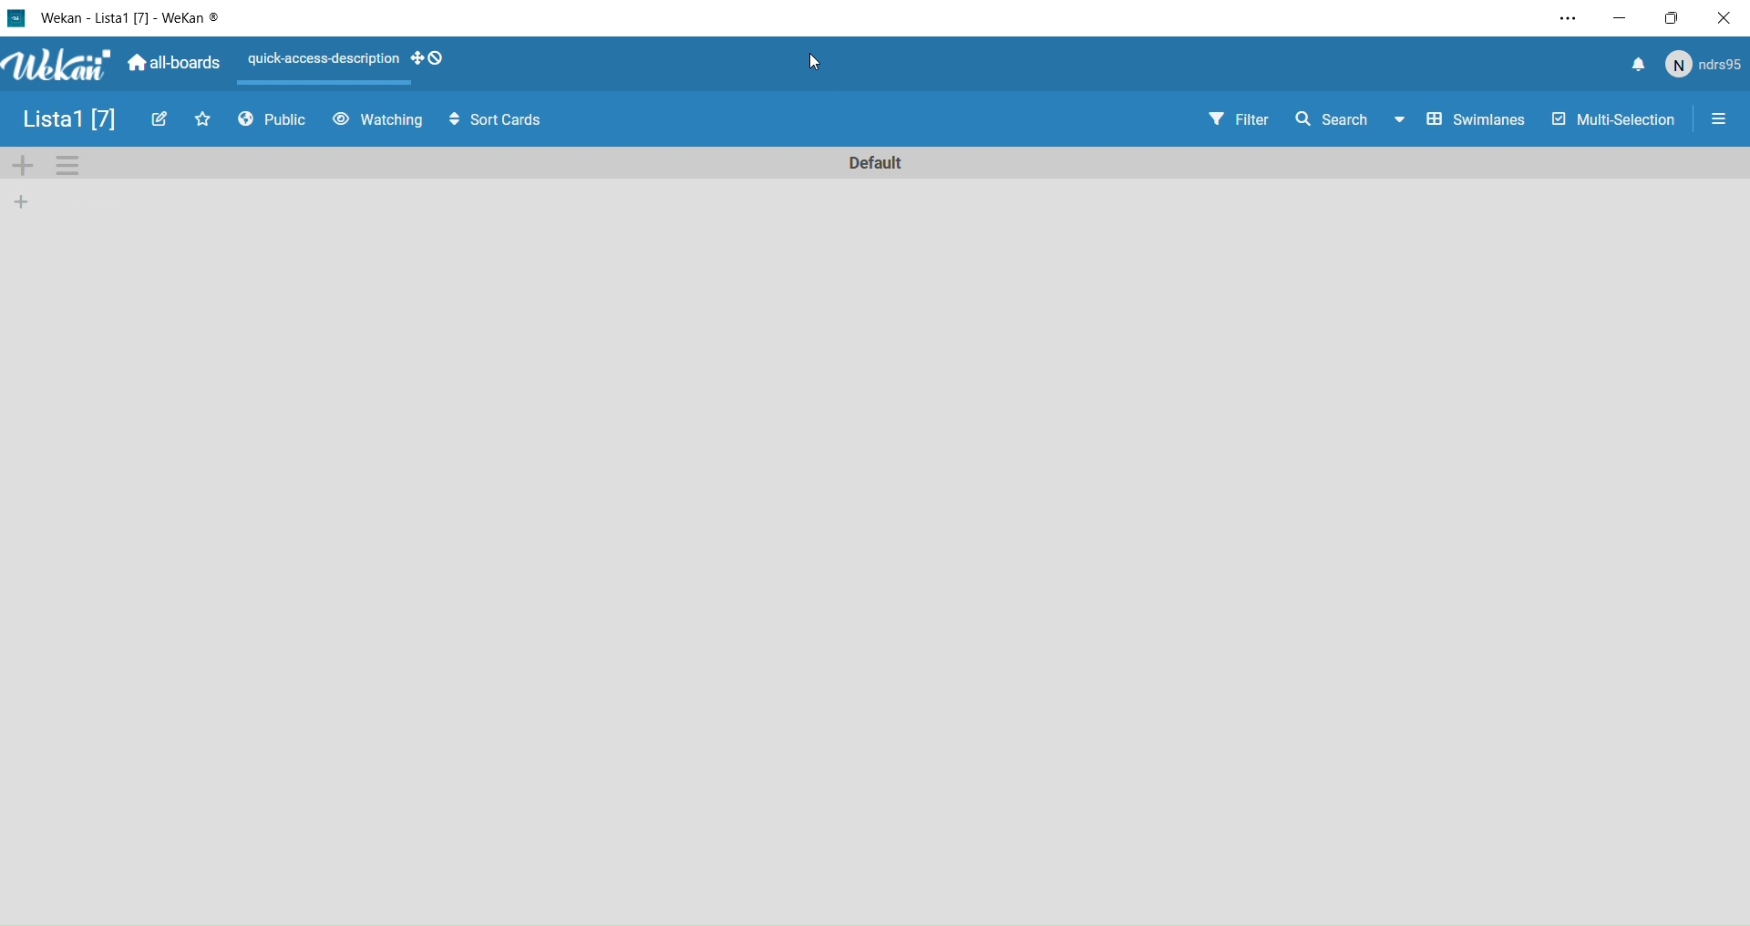  Describe the element at coordinates (277, 119) in the screenshot. I see `Public` at that location.